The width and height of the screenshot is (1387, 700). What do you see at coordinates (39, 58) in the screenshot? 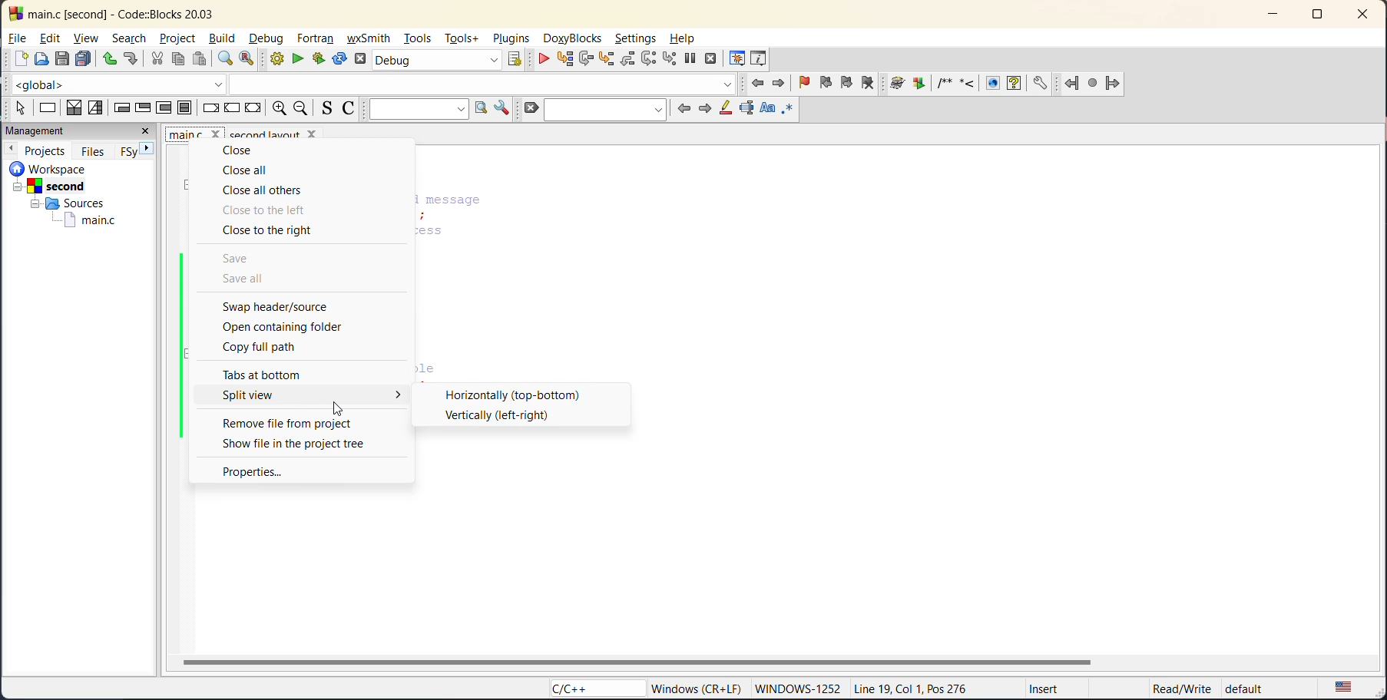
I see `open` at bounding box center [39, 58].